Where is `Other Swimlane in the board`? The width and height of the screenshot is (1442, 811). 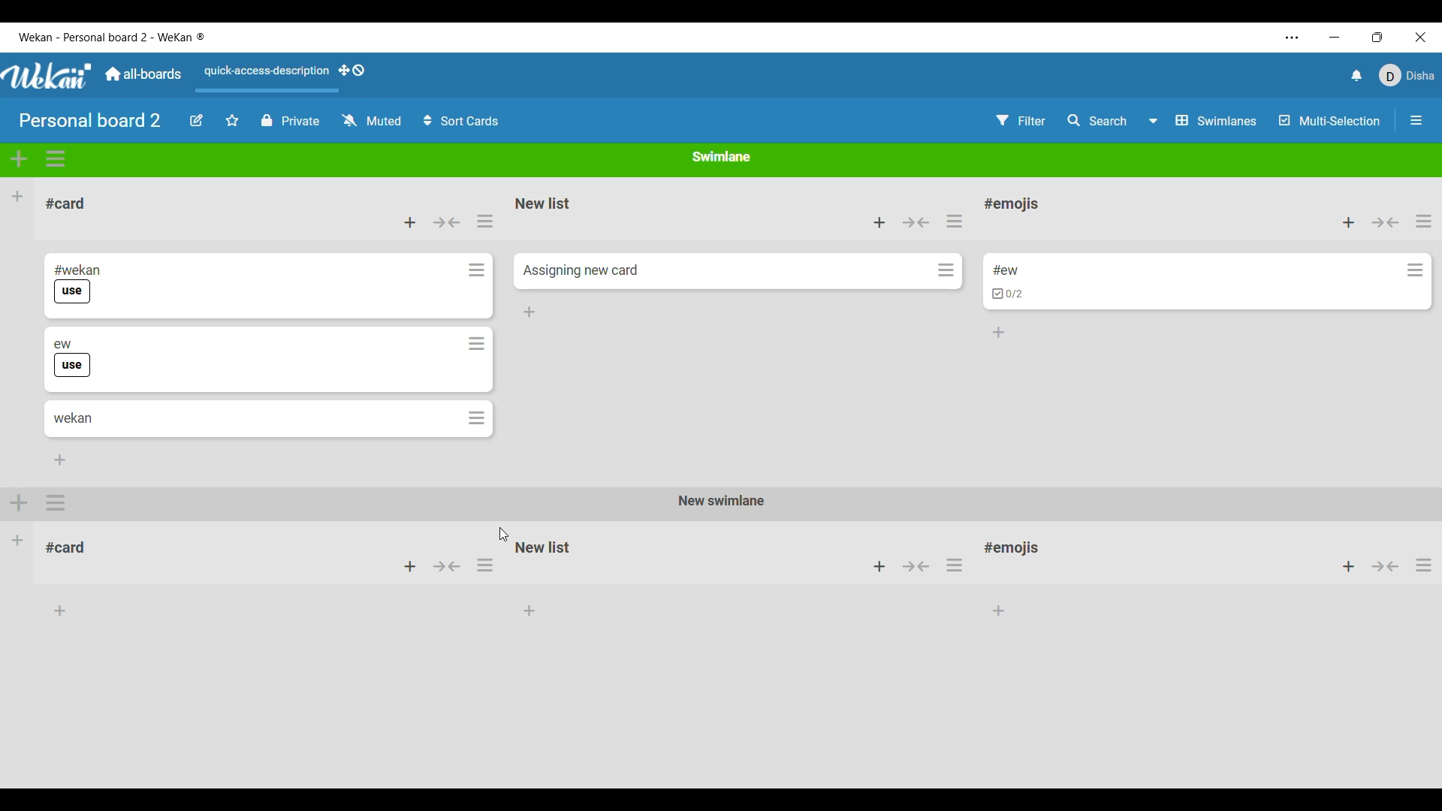 Other Swimlane in the board is located at coordinates (19, 544).